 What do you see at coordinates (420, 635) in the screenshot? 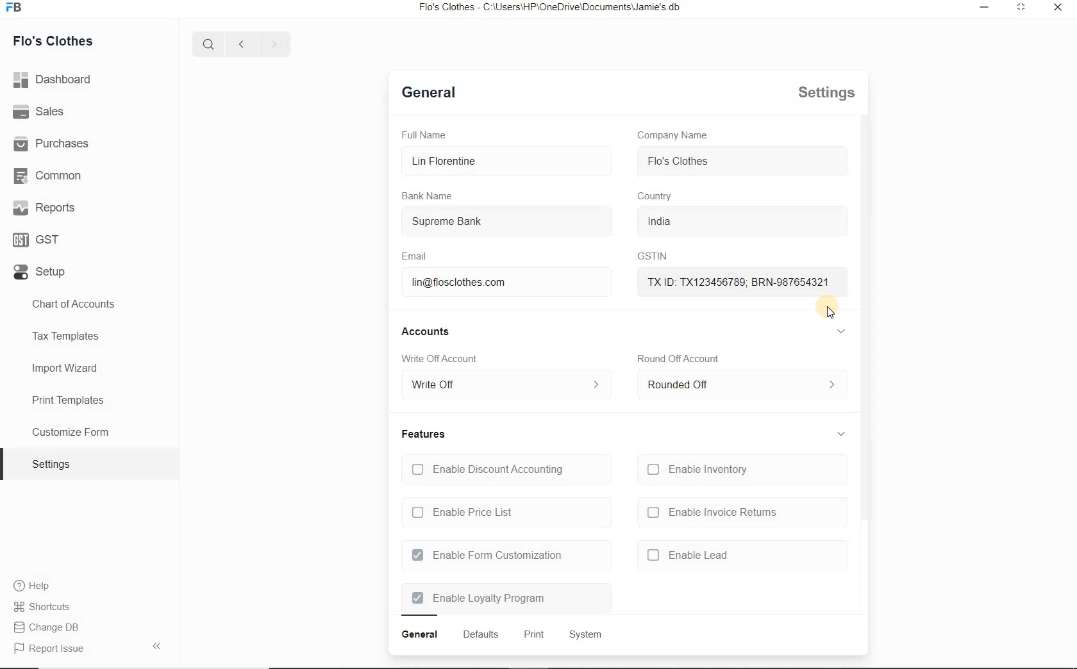
I see `general` at bounding box center [420, 635].